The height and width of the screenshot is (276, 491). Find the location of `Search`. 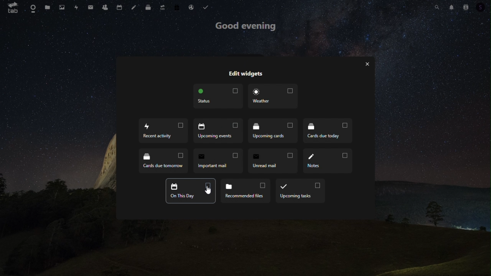

Search is located at coordinates (438, 6).